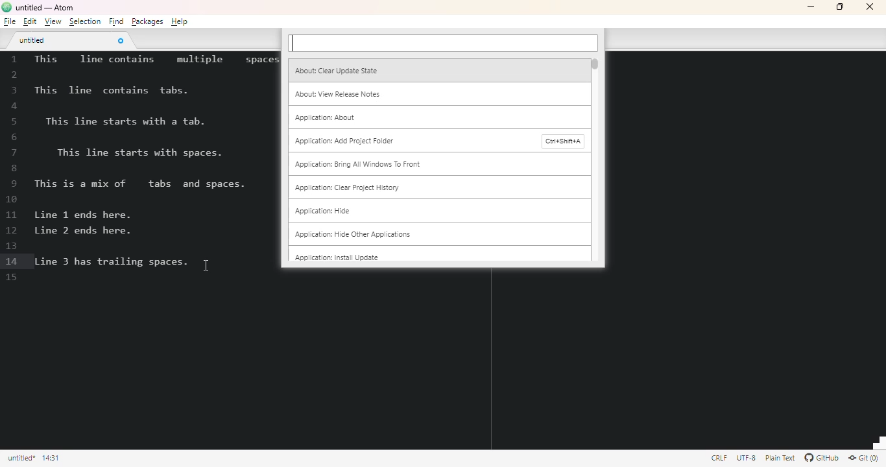 The width and height of the screenshot is (886, 467). I want to click on untitled tab, so click(33, 40).